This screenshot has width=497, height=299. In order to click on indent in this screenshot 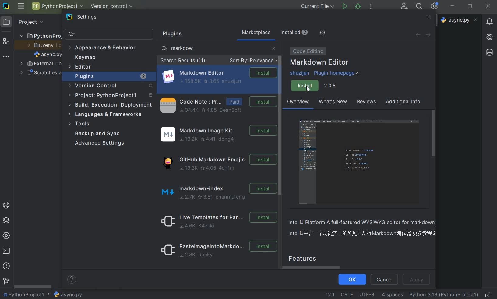, I will do `click(393, 295)`.